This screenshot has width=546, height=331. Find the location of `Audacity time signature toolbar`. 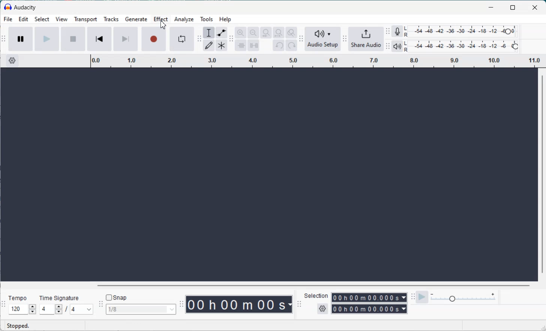

Audacity time signature toolbar is located at coordinates (3, 304).